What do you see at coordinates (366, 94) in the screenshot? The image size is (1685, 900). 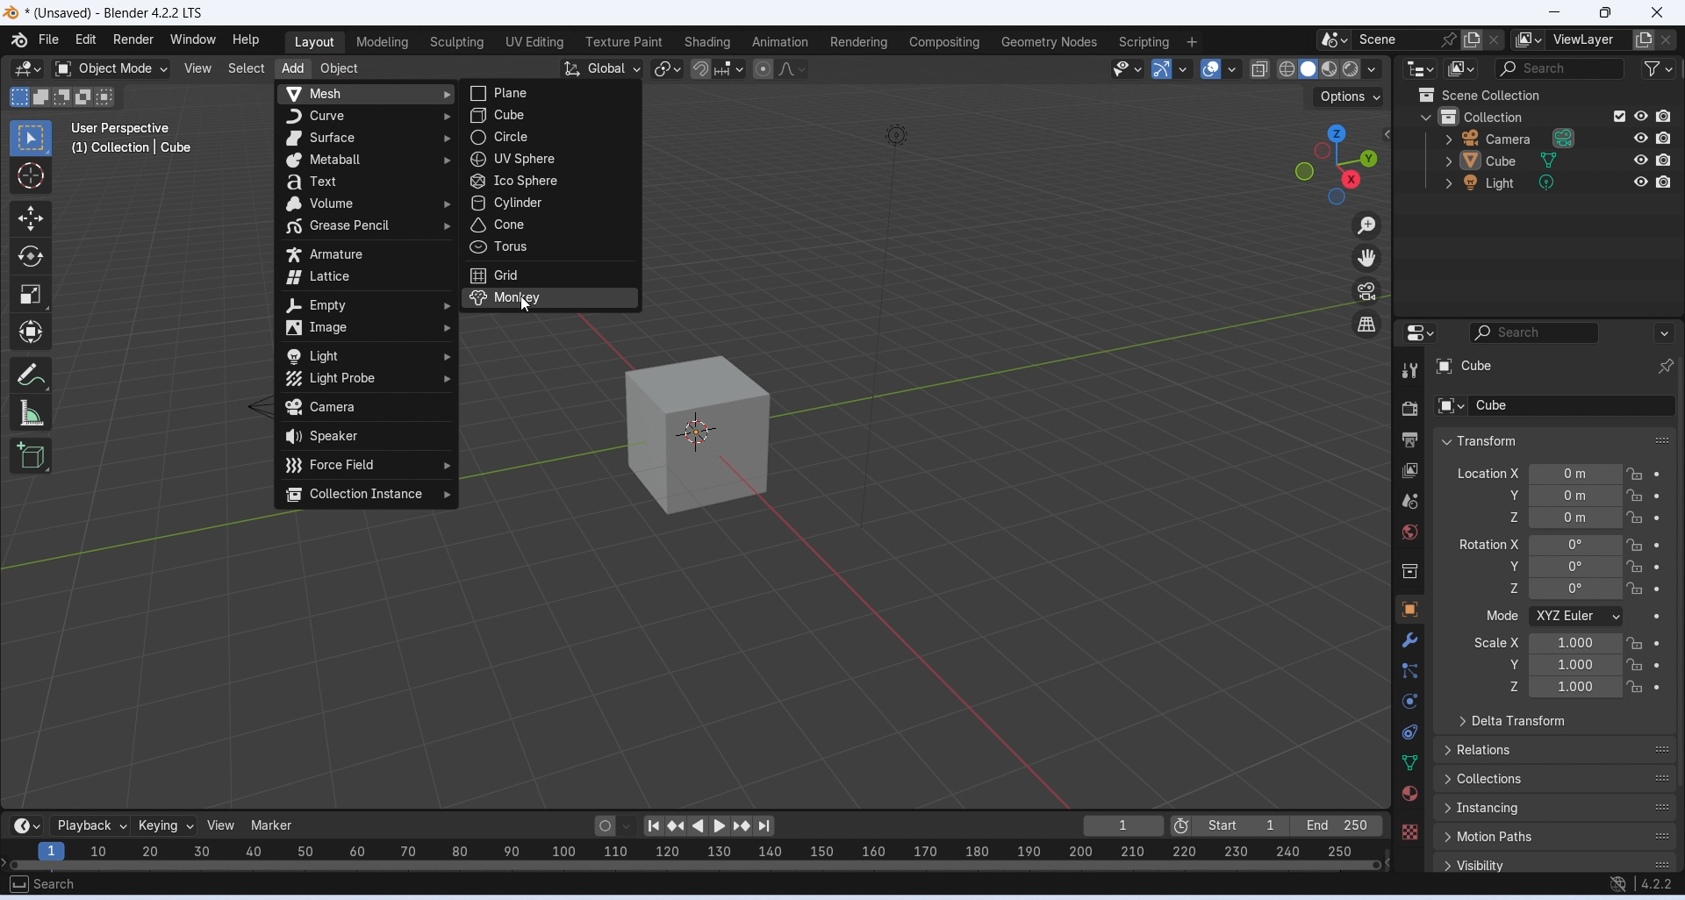 I see `mesh` at bounding box center [366, 94].